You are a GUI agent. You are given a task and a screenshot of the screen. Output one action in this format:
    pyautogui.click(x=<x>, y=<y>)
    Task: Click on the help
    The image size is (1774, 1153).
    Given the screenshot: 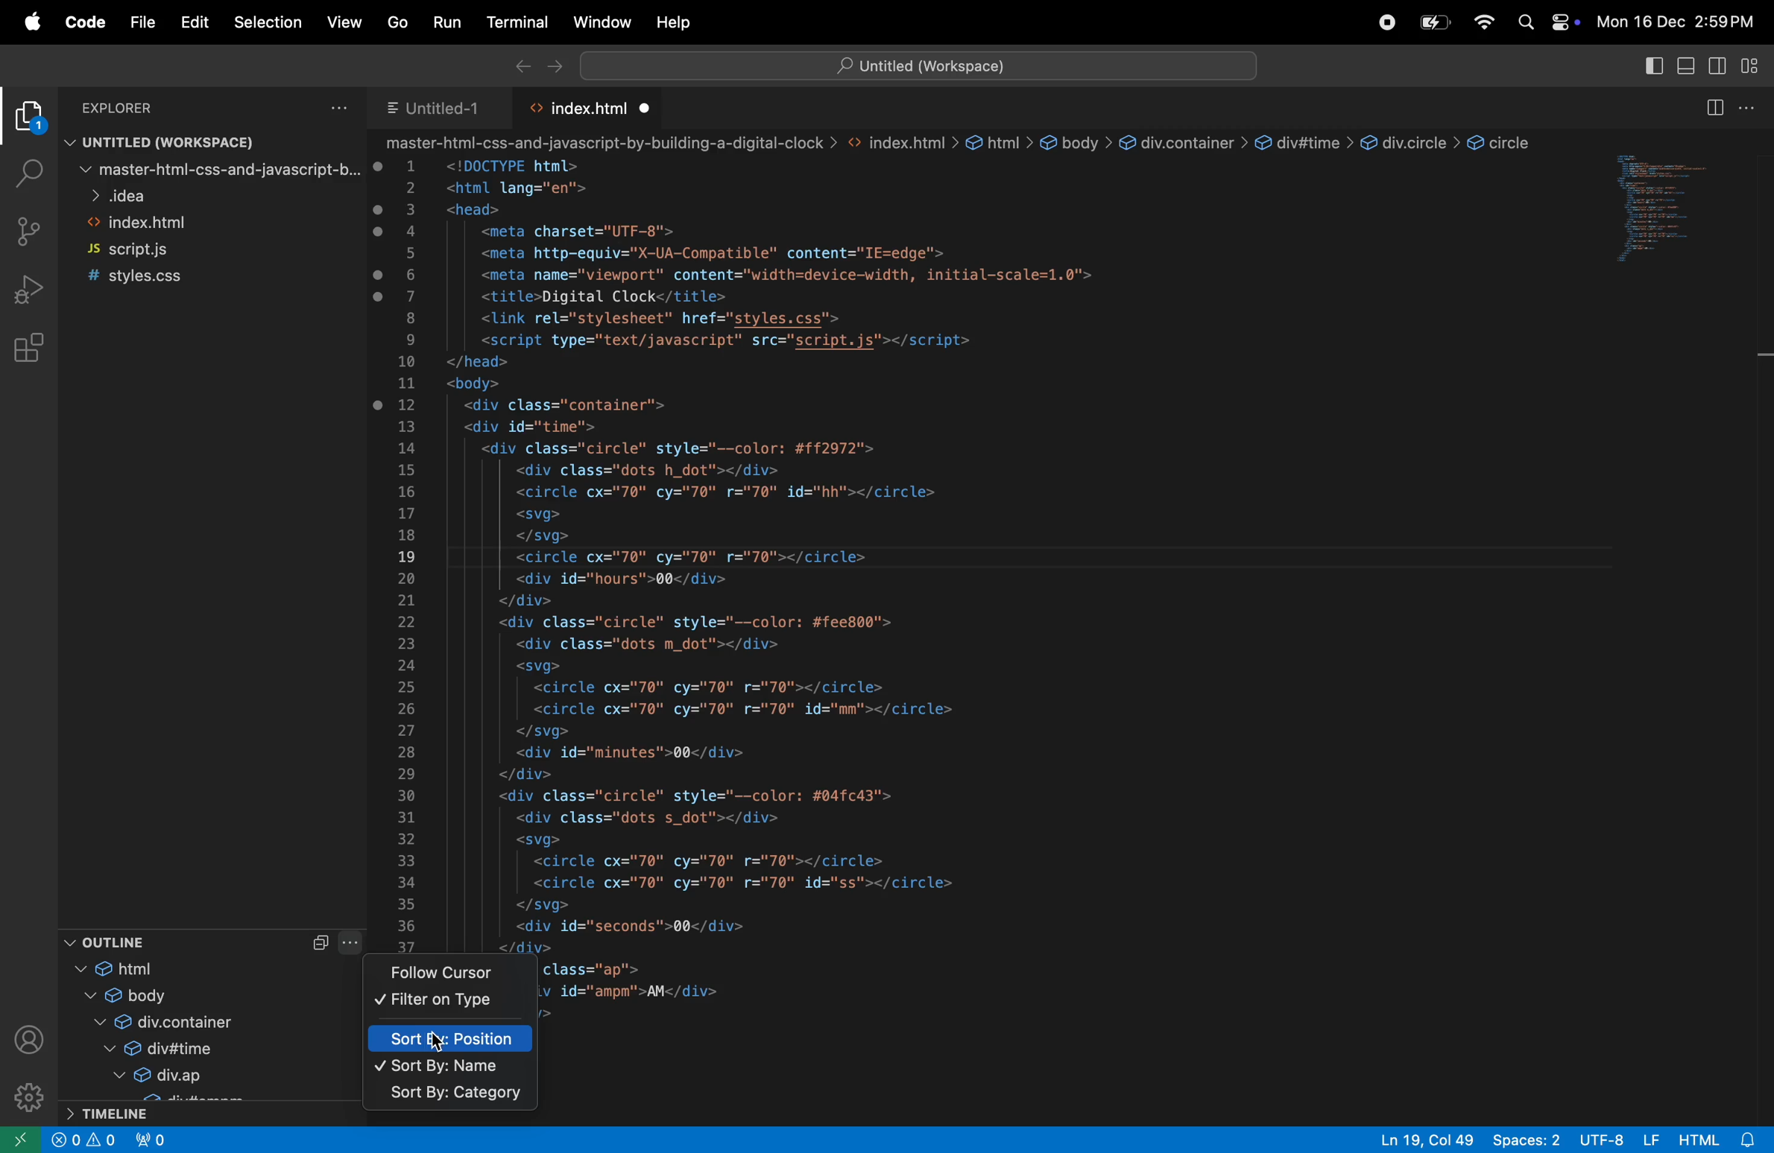 What is the action you would take?
    pyautogui.click(x=675, y=23)
    